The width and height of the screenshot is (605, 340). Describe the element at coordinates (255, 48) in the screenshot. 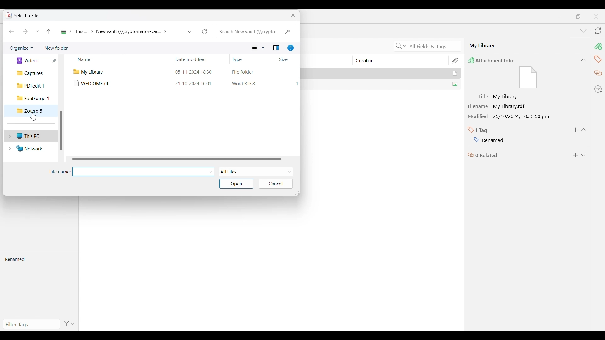

I see `Current view` at that location.